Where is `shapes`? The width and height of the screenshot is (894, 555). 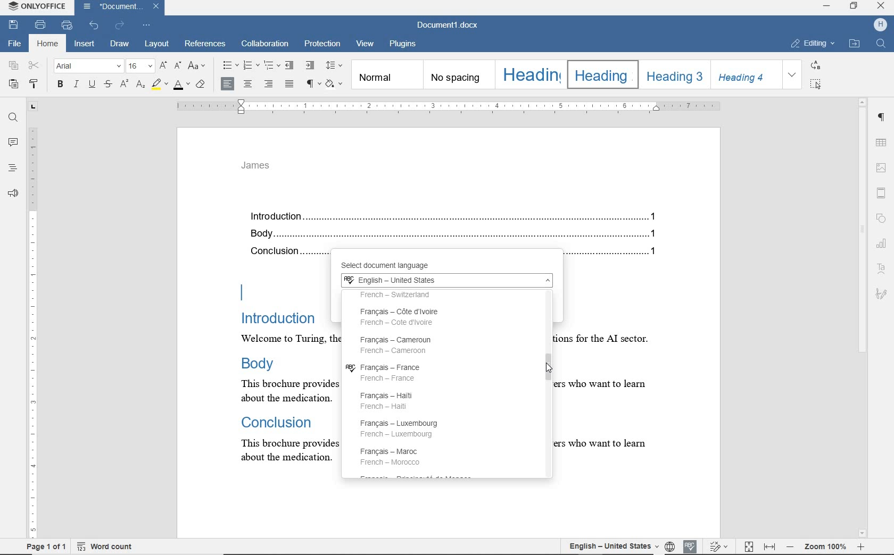 shapes is located at coordinates (883, 219).